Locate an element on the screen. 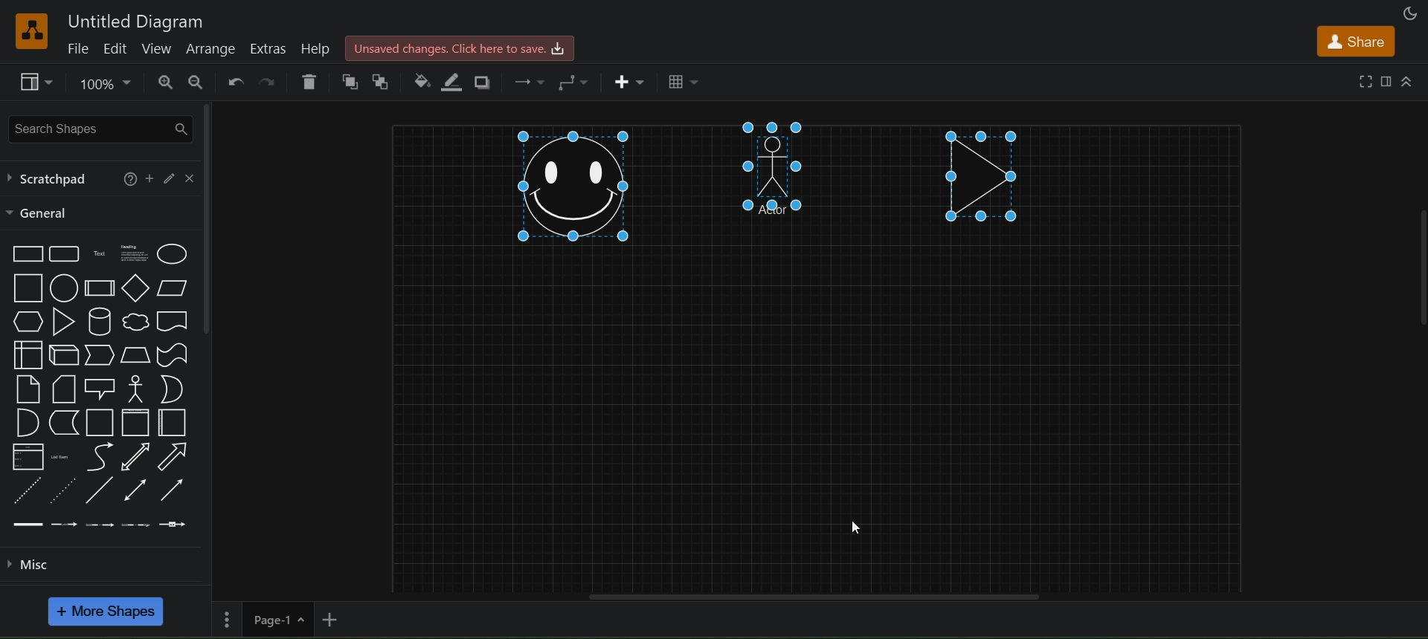 The image size is (1428, 639). zoom is located at coordinates (101, 82).